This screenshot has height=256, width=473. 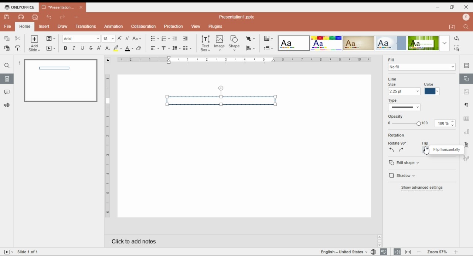 I want to click on flip horizontally, so click(x=445, y=149).